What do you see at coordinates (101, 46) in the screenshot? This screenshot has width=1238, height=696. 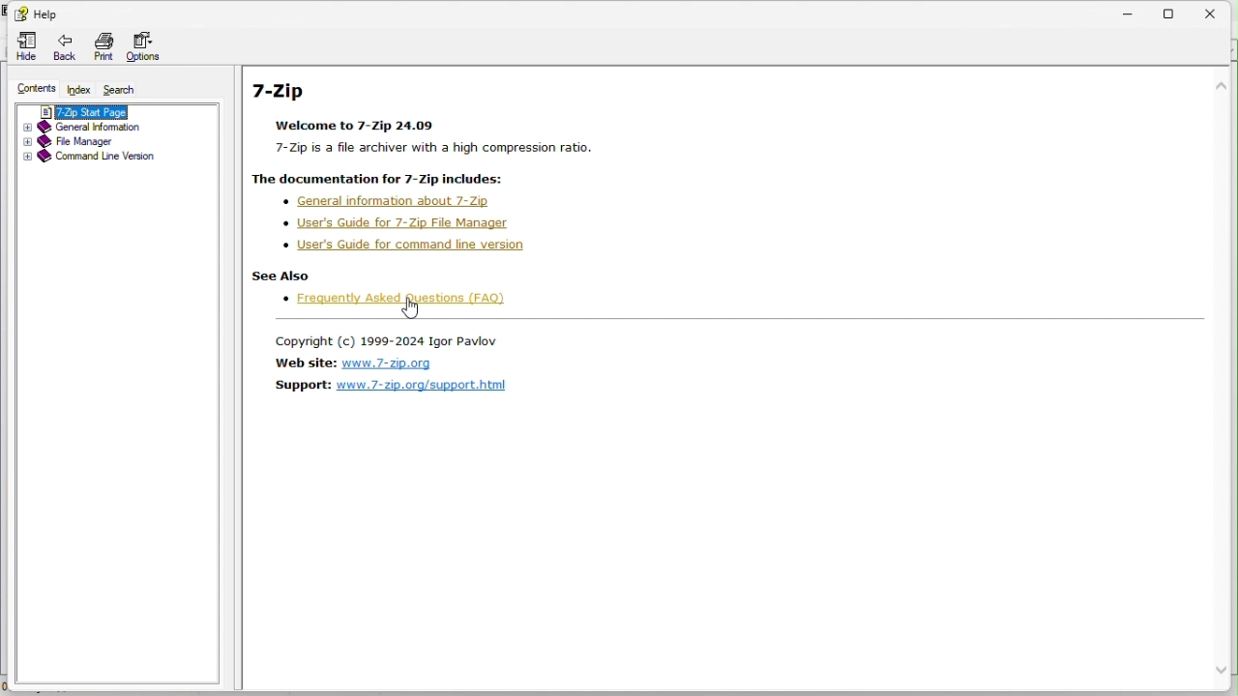 I see `print` at bounding box center [101, 46].